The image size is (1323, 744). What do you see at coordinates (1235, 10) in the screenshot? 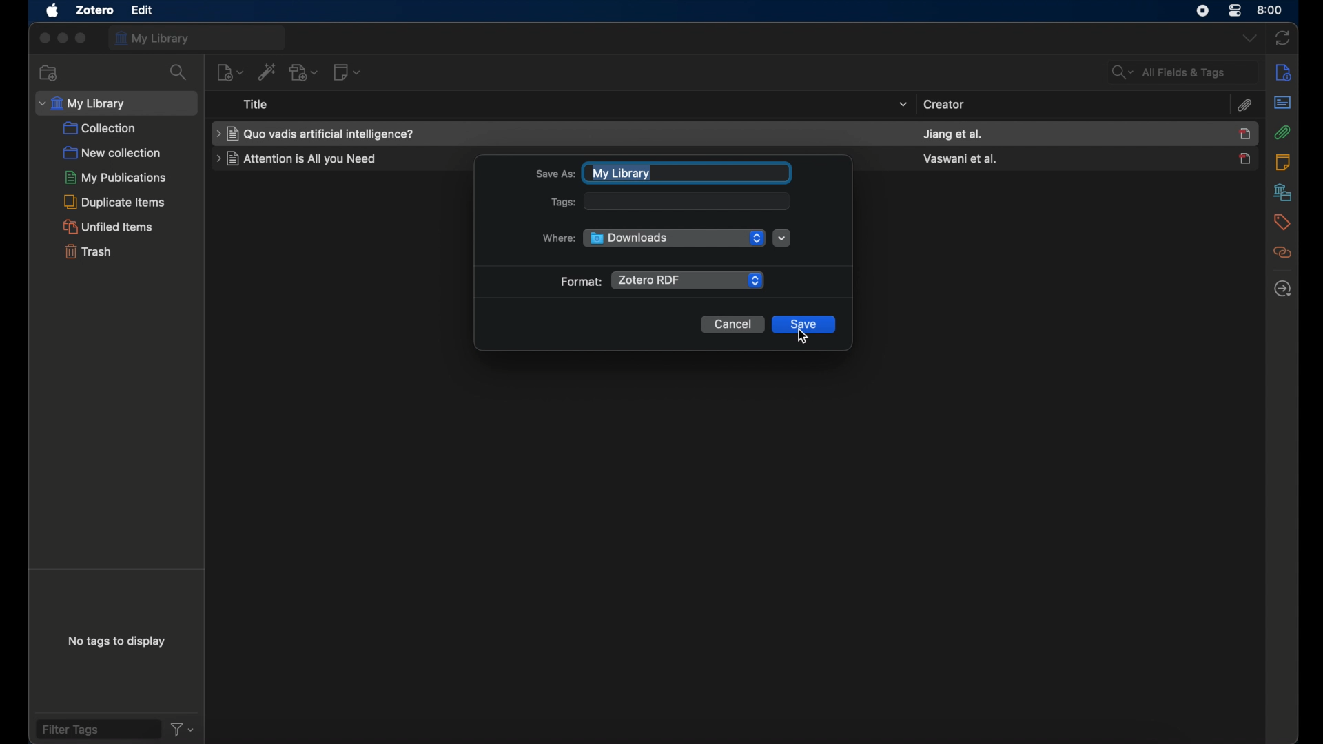
I see `control center` at bounding box center [1235, 10].